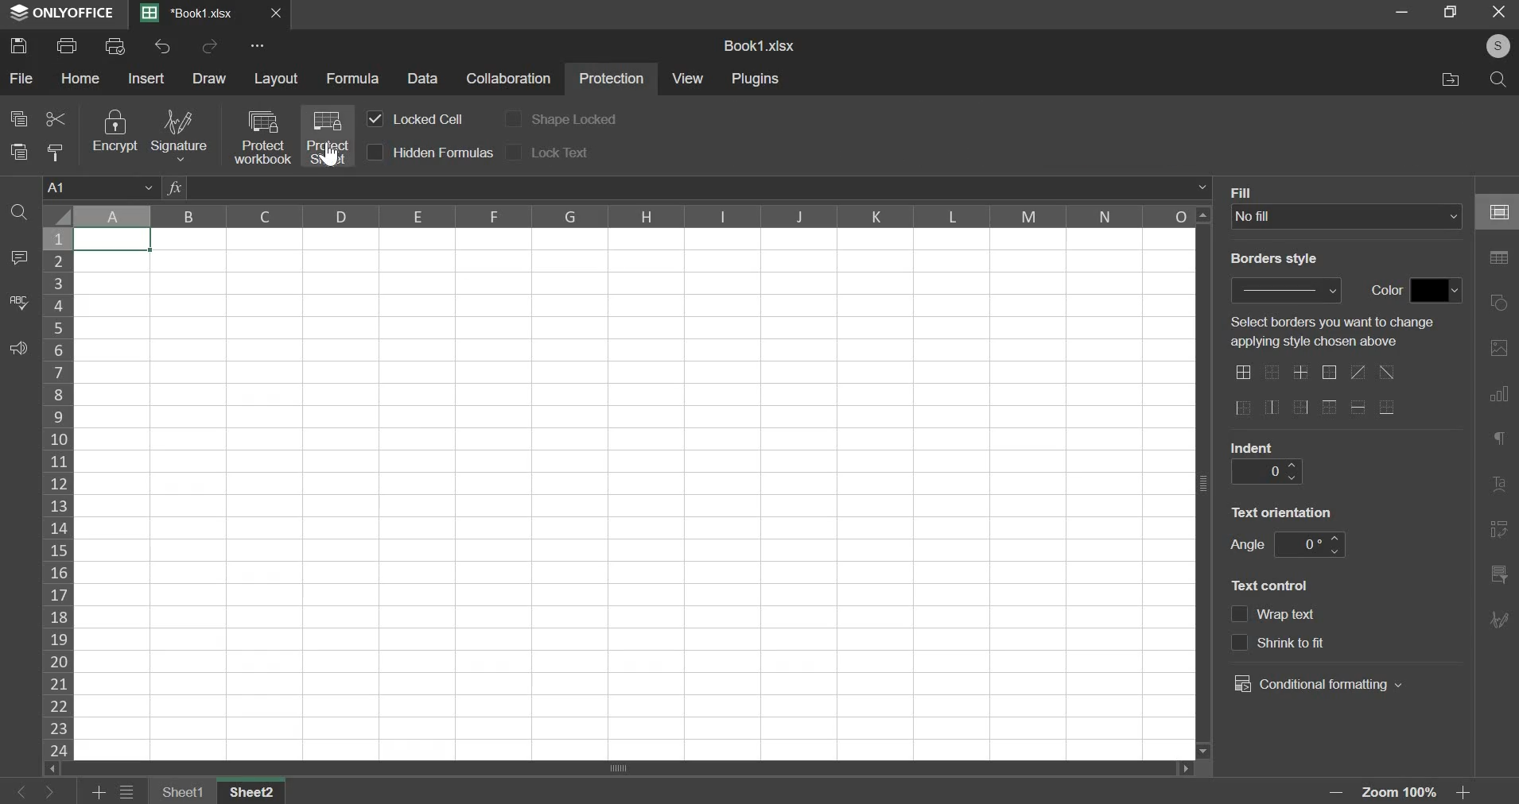 The width and height of the screenshot is (1519, 804). What do you see at coordinates (1402, 11) in the screenshot?
I see `Restore down` at bounding box center [1402, 11].